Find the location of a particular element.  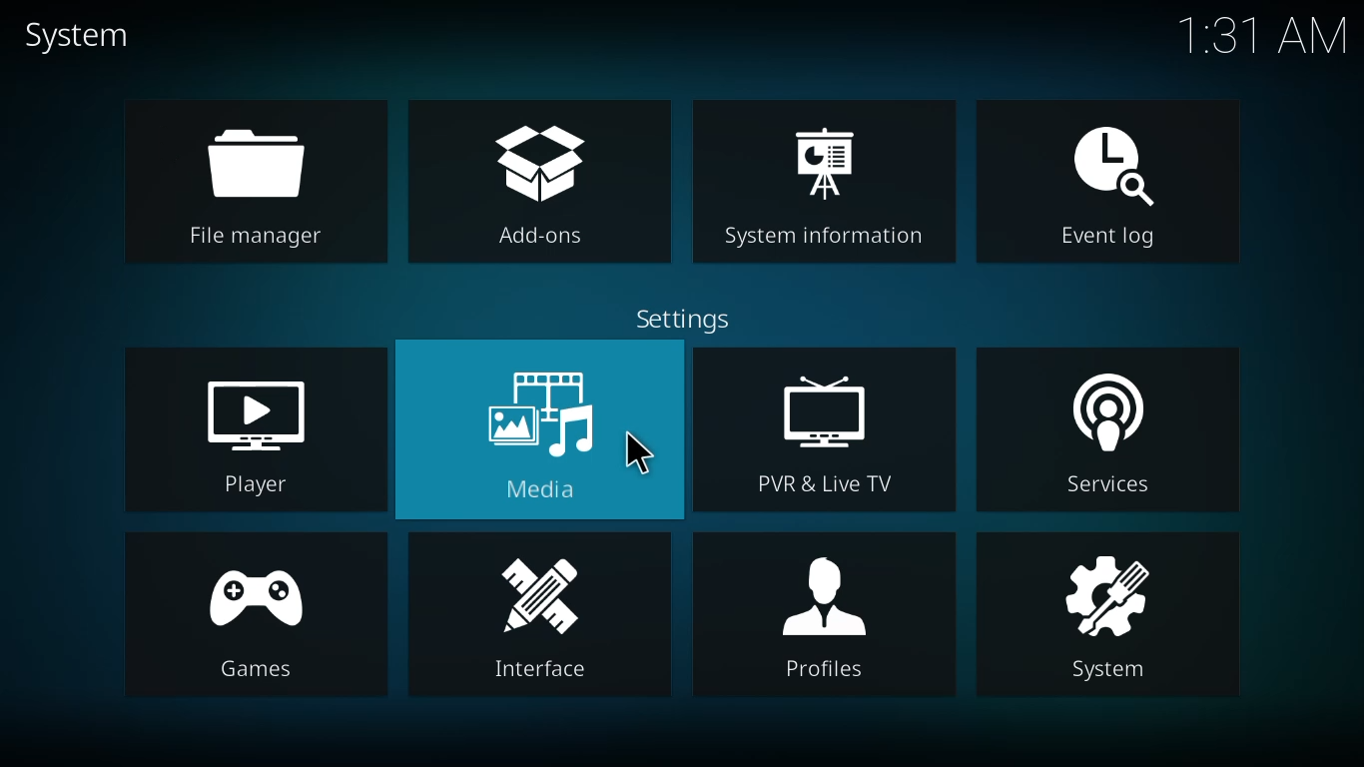

time is located at coordinates (1259, 36).